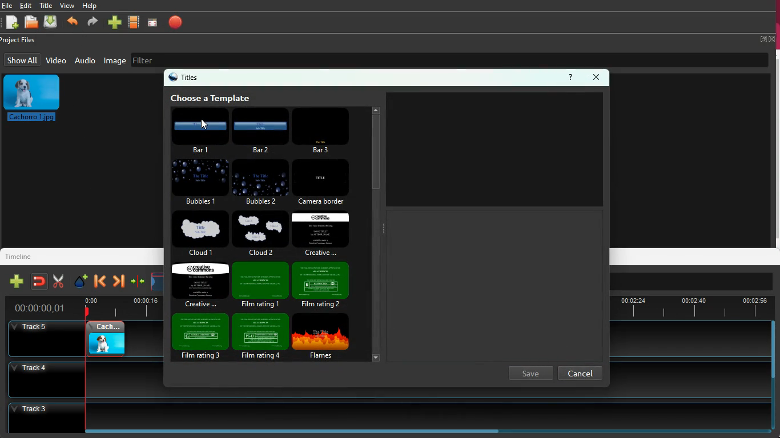 The height and width of the screenshot is (438, 780). What do you see at coordinates (691, 309) in the screenshot?
I see `` at bounding box center [691, 309].